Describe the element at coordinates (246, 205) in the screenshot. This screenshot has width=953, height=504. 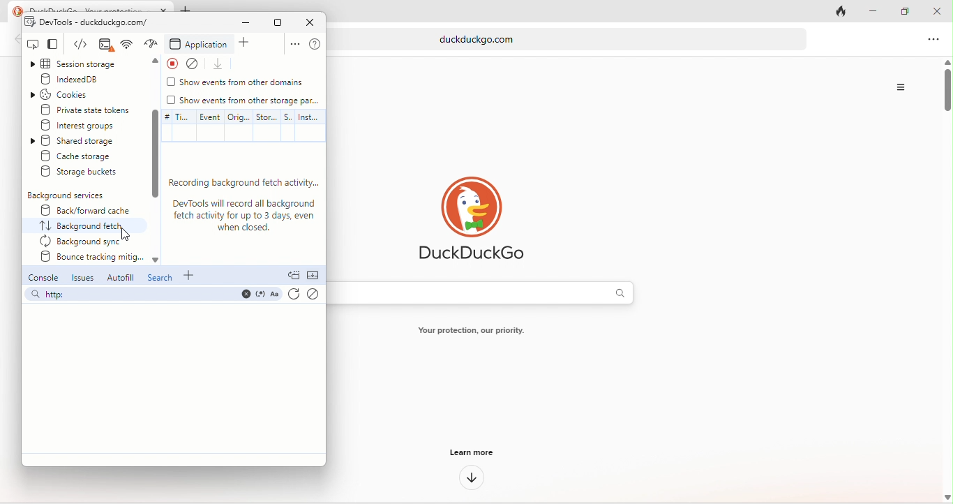
I see `Enabled background downloads.` at that location.